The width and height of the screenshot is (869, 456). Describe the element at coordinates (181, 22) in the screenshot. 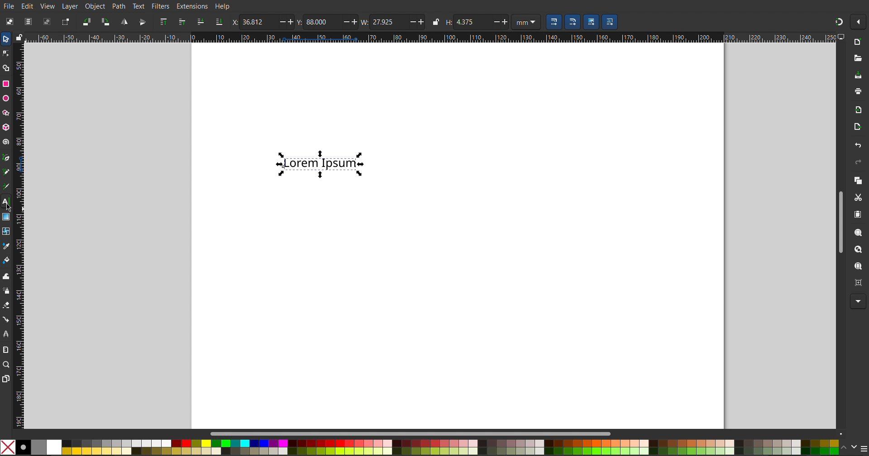

I see `Raise selection one step` at that location.